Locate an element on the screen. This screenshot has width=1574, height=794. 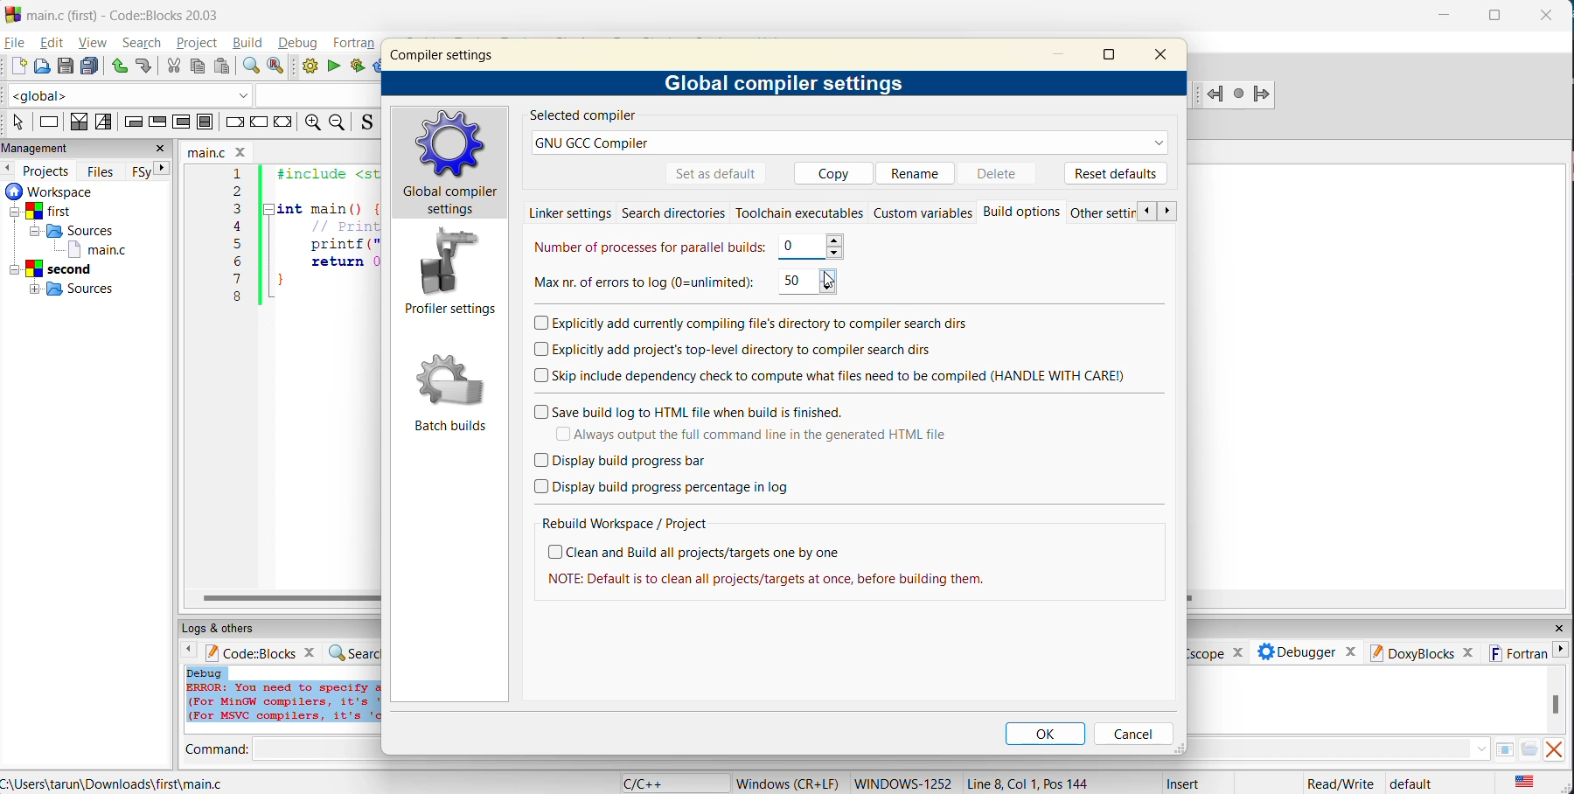
next is located at coordinates (1166, 212).